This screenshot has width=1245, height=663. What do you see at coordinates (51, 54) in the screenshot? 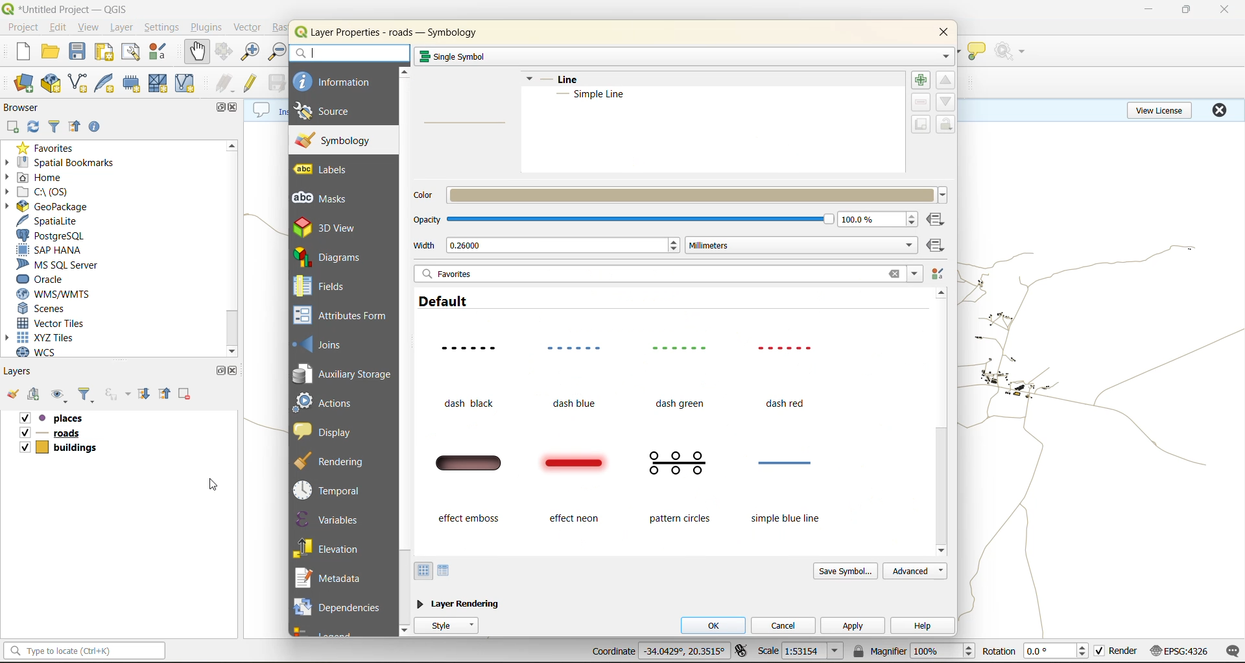
I see `open` at bounding box center [51, 54].